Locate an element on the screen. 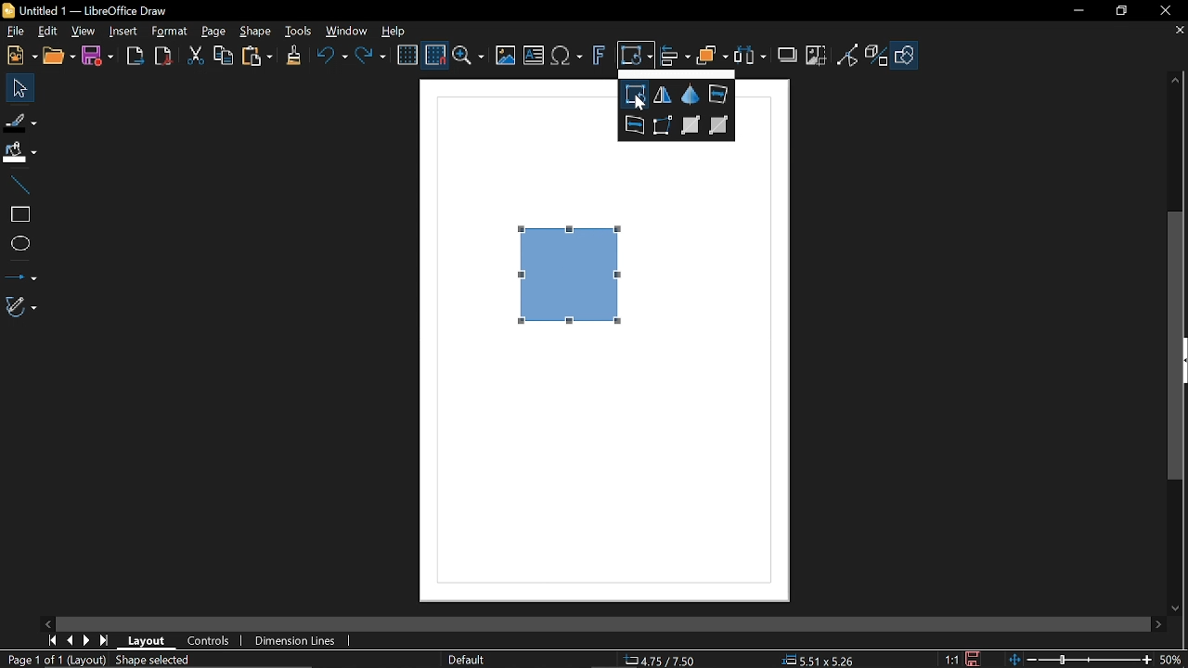 This screenshot has width=1188, height=668. Untitled 1 -- LibreOffice Draw is located at coordinates (99, 9).